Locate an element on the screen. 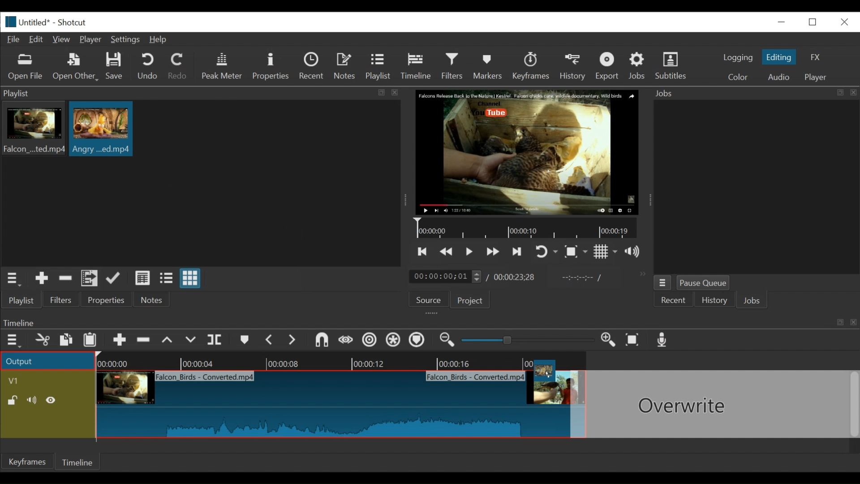  Ripple all tracks is located at coordinates (393, 341).